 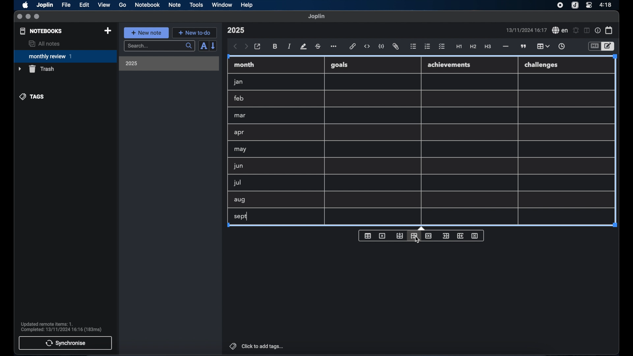 What do you see at coordinates (196, 5) in the screenshot?
I see `tools` at bounding box center [196, 5].